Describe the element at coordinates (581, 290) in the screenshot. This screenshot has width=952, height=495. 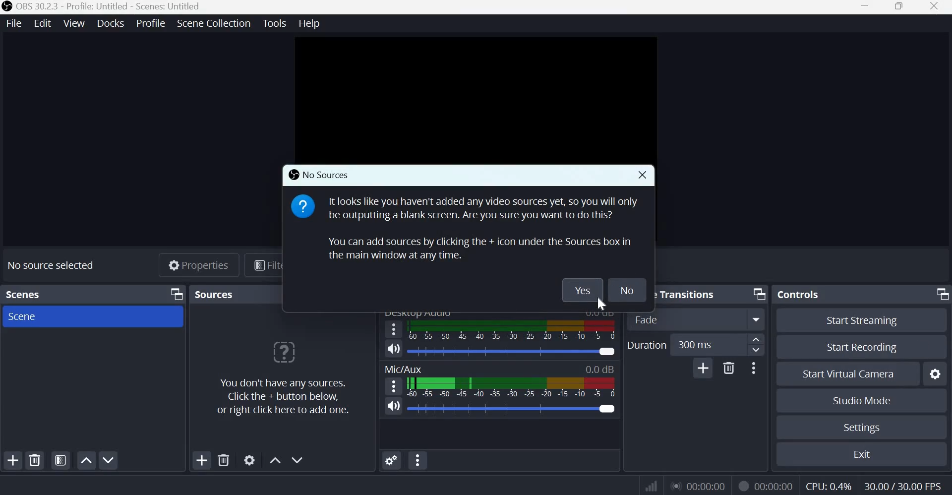
I see `Yes` at that location.